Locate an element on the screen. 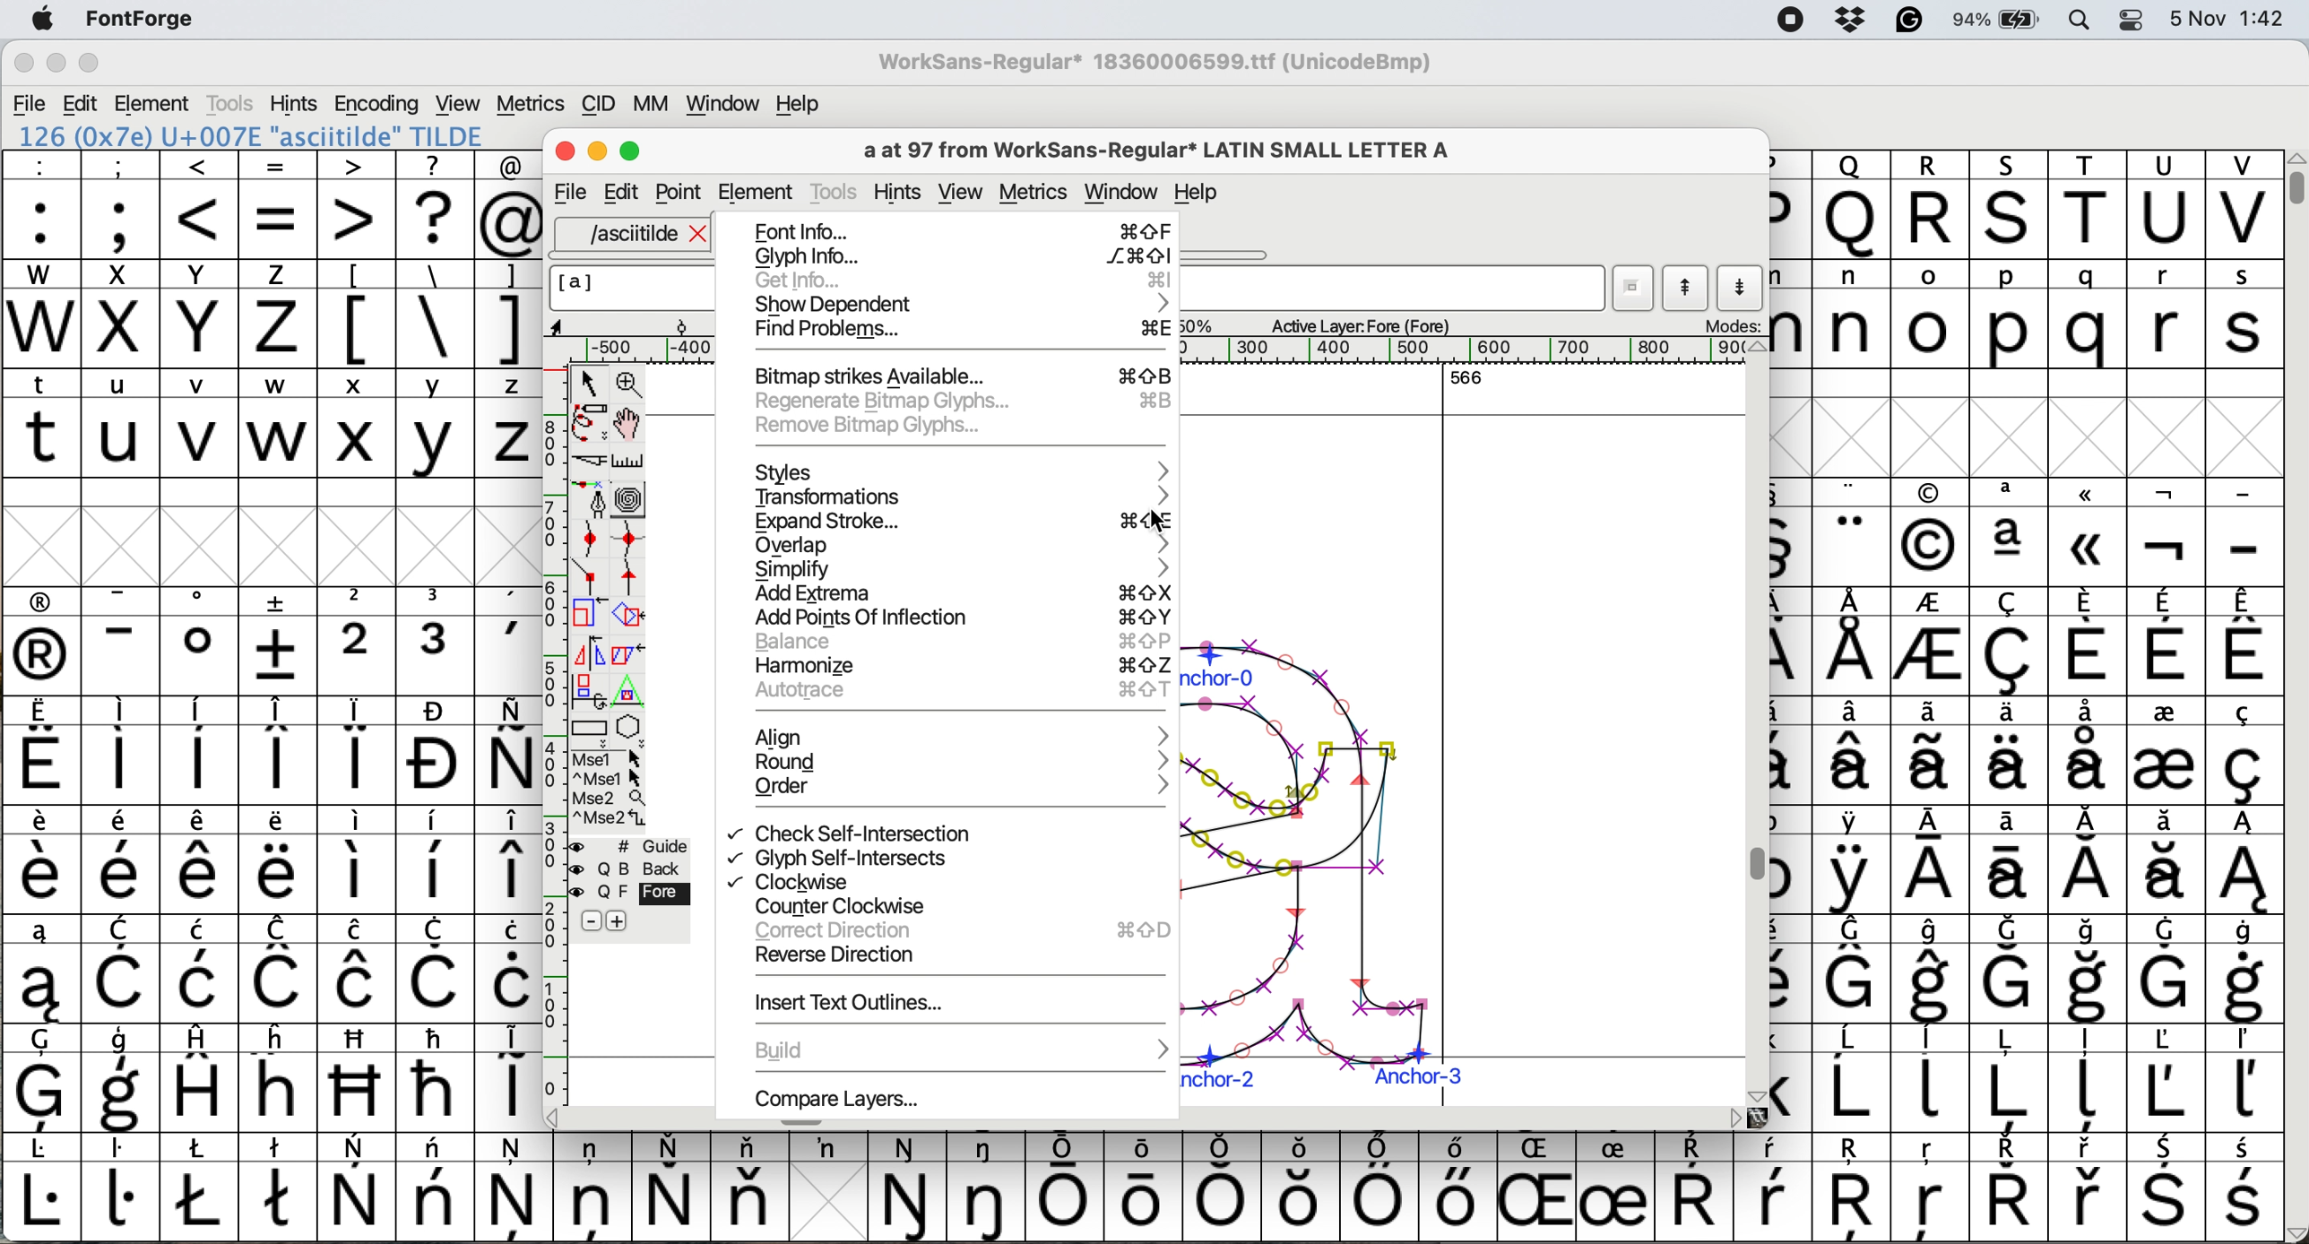 Image resolution: width=2309 pixels, height=1244 pixels. symbol is located at coordinates (281, 641).